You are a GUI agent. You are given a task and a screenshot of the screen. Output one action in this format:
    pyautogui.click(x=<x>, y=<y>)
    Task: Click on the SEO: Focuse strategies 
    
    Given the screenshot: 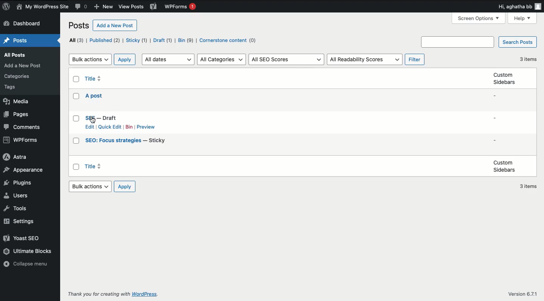 What is the action you would take?
    pyautogui.click(x=127, y=141)
    